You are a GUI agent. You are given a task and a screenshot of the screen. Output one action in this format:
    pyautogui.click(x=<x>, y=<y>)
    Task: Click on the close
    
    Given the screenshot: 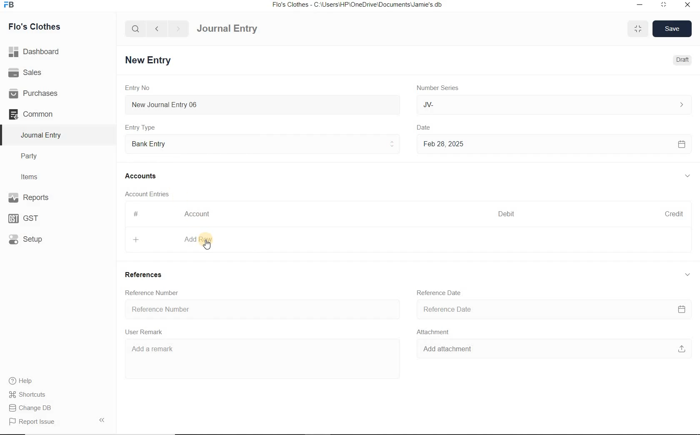 What is the action you would take?
    pyautogui.click(x=687, y=4)
    